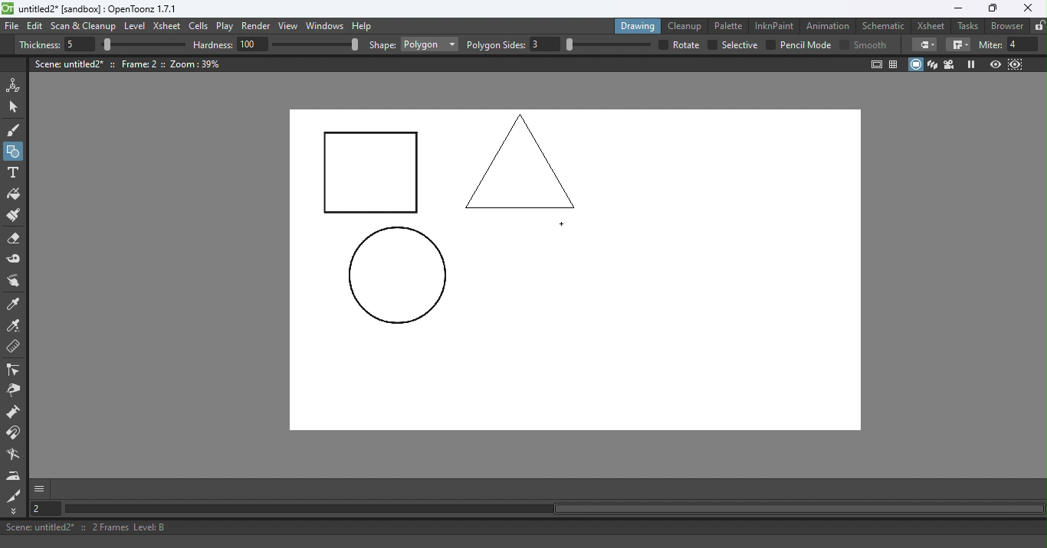 This screenshot has width=1047, height=548. I want to click on More options, so click(39, 488).